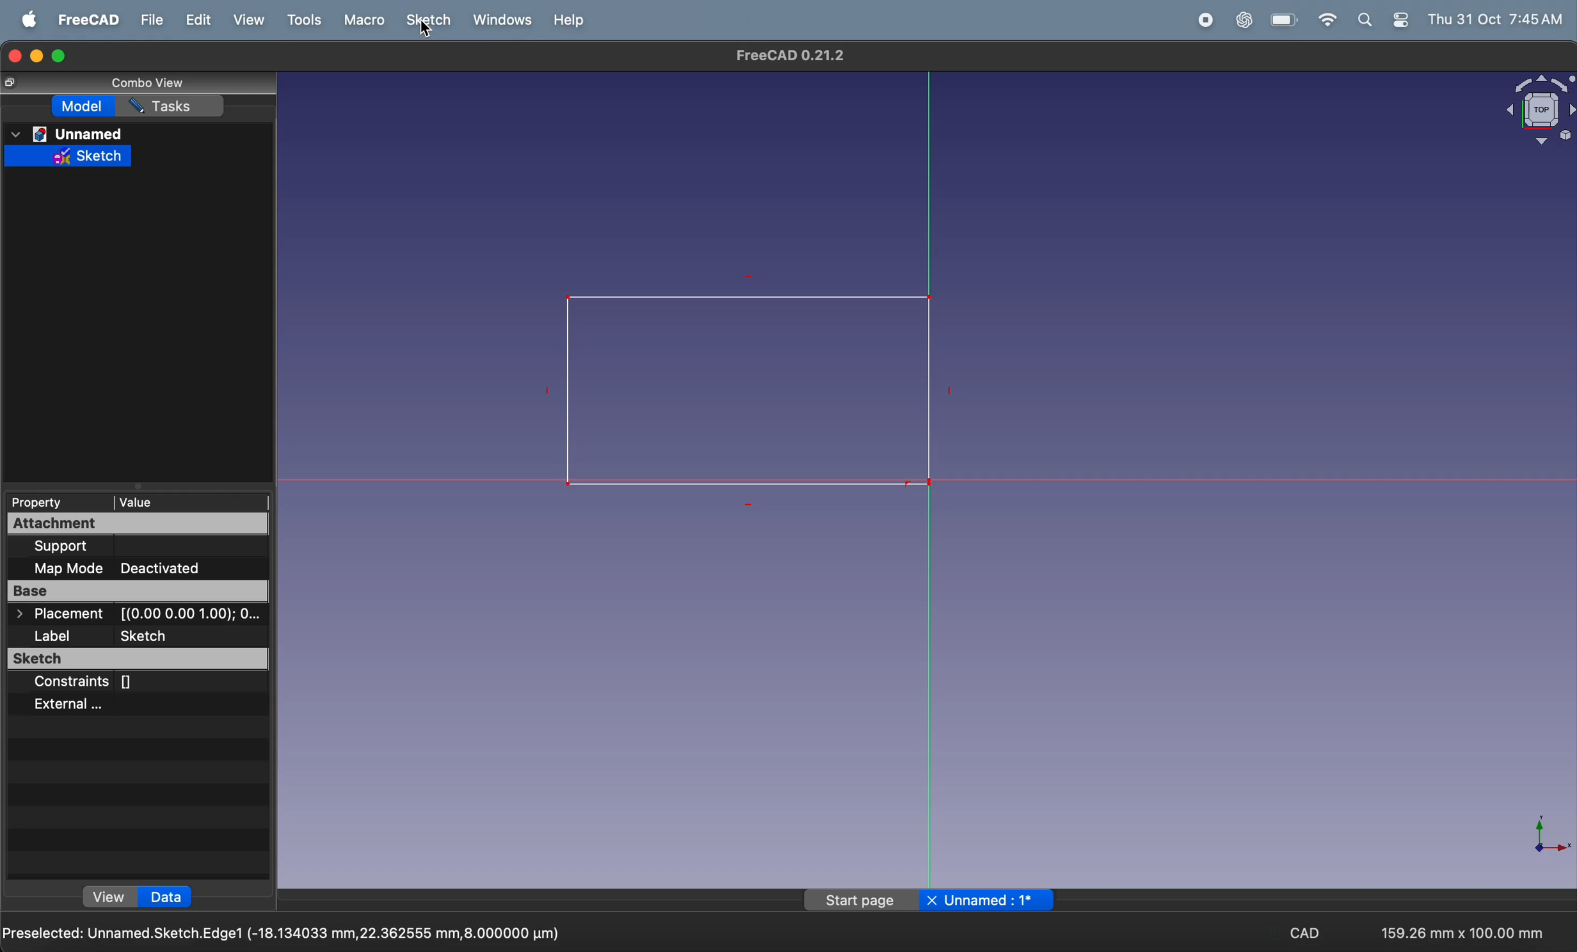 The width and height of the screenshot is (1577, 952). What do you see at coordinates (154, 499) in the screenshot?
I see `value` at bounding box center [154, 499].